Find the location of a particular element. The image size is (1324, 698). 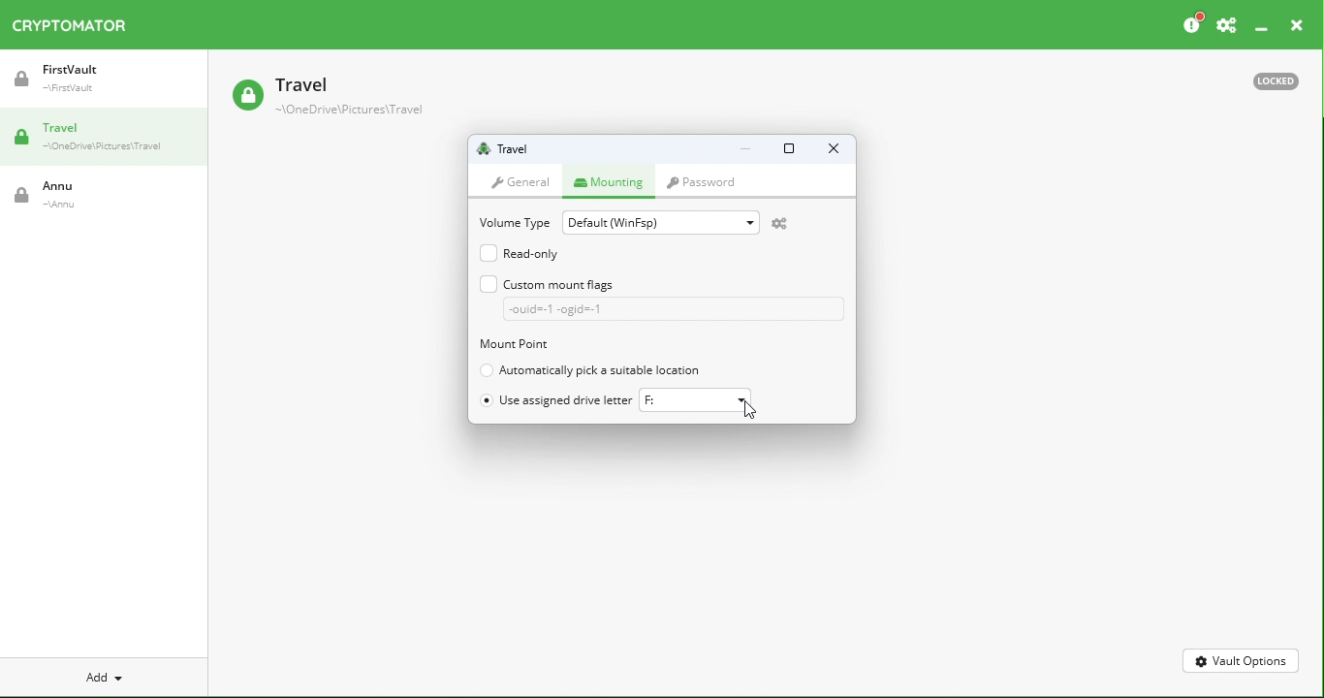

Please consider donating is located at coordinates (1191, 22).